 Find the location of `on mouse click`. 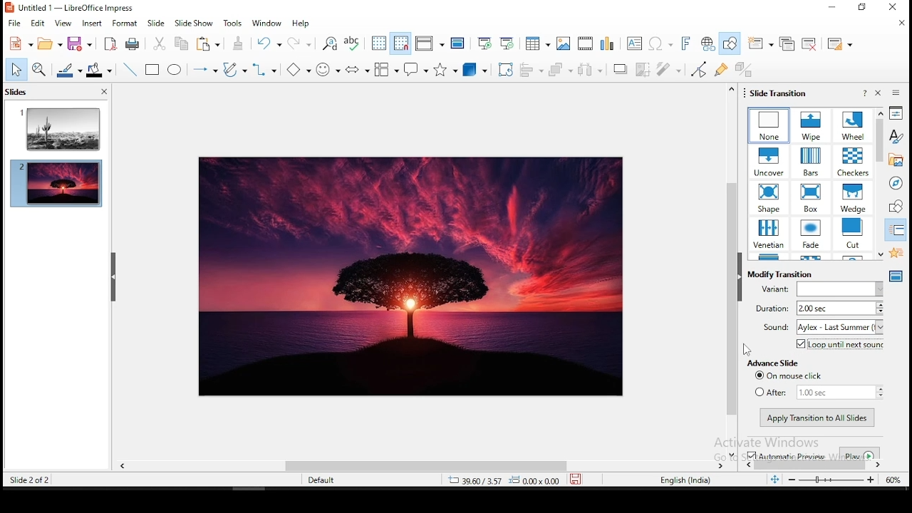

on mouse click is located at coordinates (787, 376).